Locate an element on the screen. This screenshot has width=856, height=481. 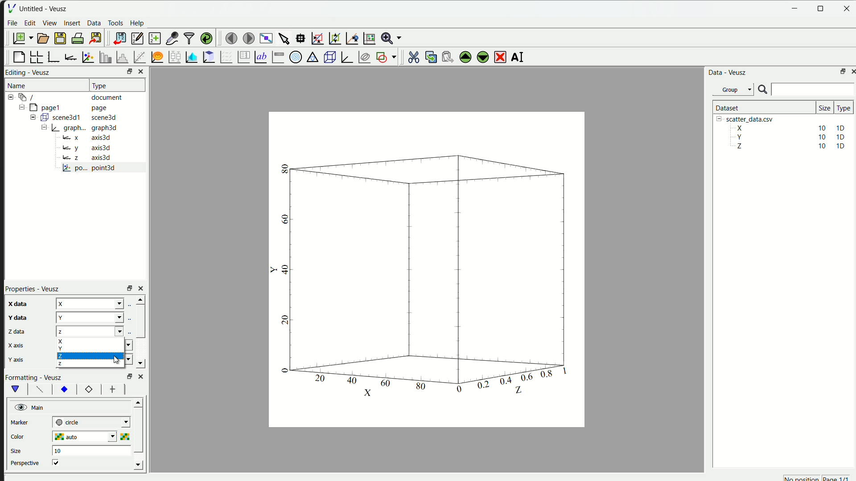
plot key is located at coordinates (242, 57).